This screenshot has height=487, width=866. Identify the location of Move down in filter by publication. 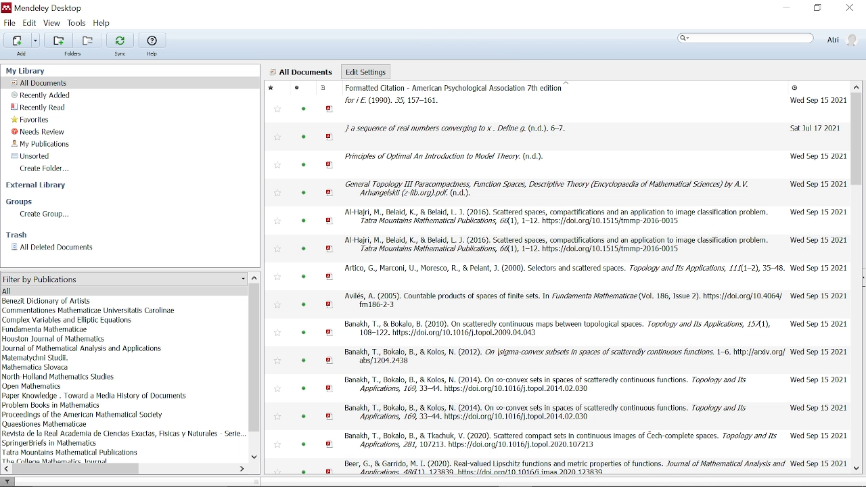
(254, 458).